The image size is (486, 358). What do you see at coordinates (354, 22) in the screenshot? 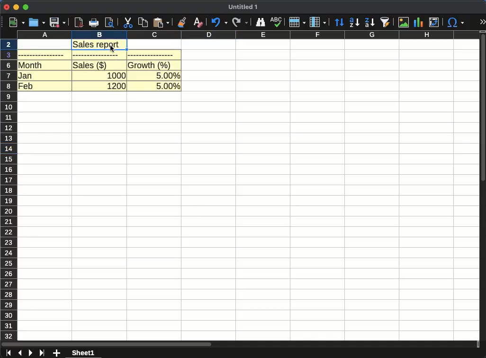
I see `ascending` at bounding box center [354, 22].